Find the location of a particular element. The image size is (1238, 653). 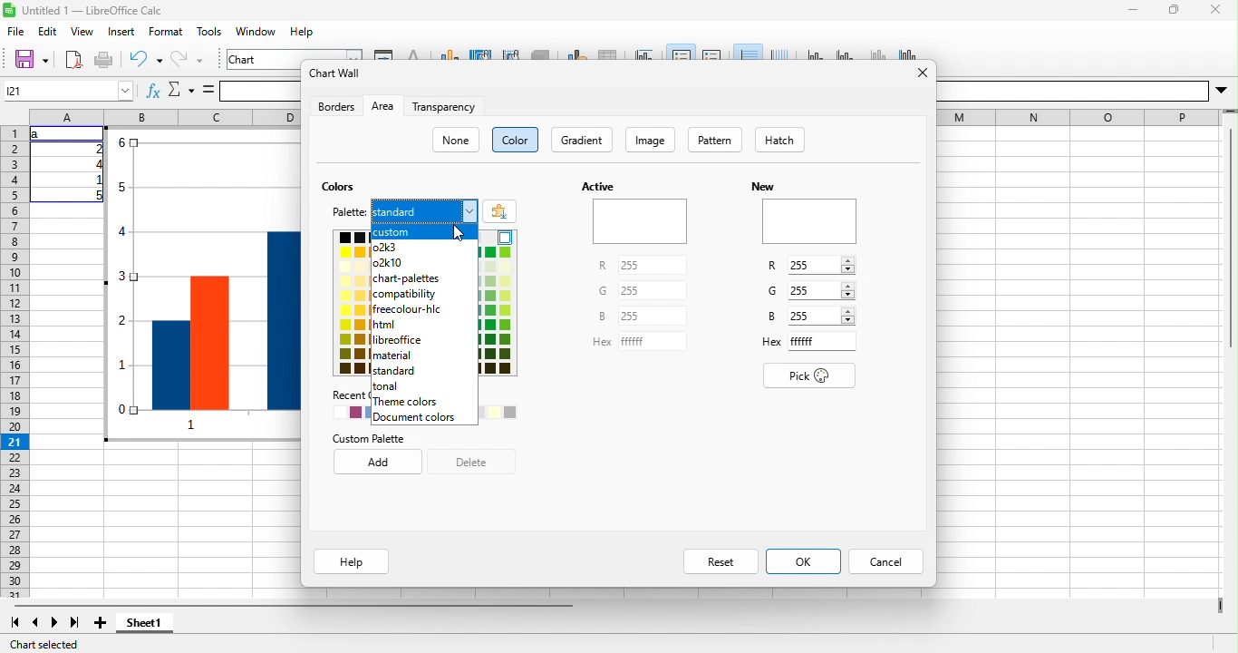

close is located at coordinates (1215, 10).